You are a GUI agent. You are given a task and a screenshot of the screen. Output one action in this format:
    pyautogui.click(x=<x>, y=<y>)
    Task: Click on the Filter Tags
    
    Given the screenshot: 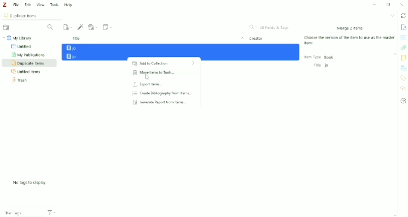 What is the action you would take?
    pyautogui.click(x=20, y=212)
    